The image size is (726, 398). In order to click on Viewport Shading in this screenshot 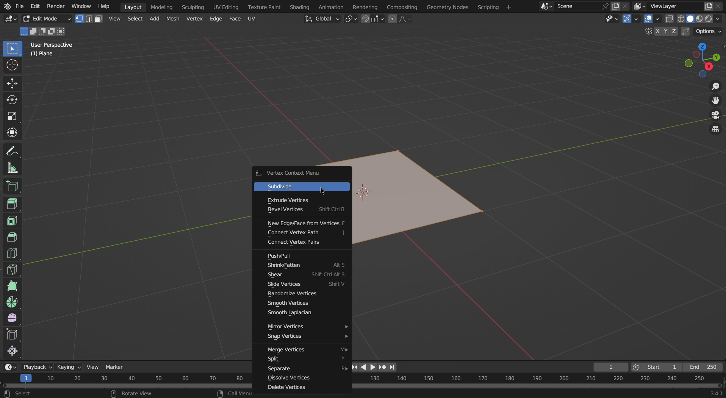, I will do `click(696, 19)`.